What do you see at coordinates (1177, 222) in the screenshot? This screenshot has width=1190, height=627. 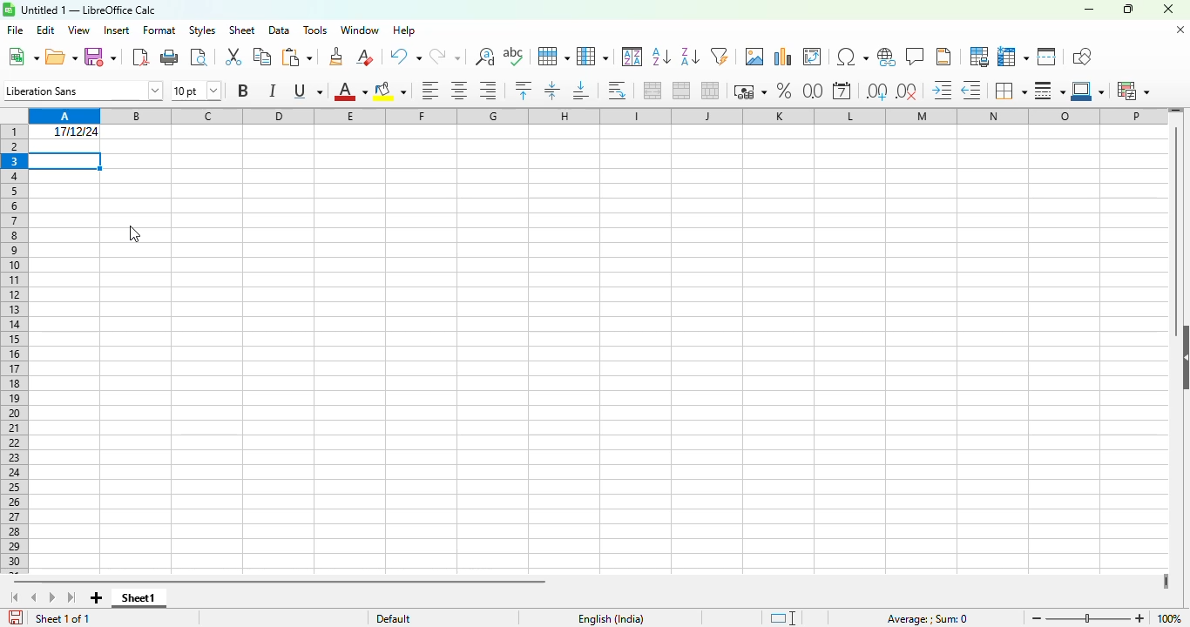 I see `vertical scroll bar` at bounding box center [1177, 222].